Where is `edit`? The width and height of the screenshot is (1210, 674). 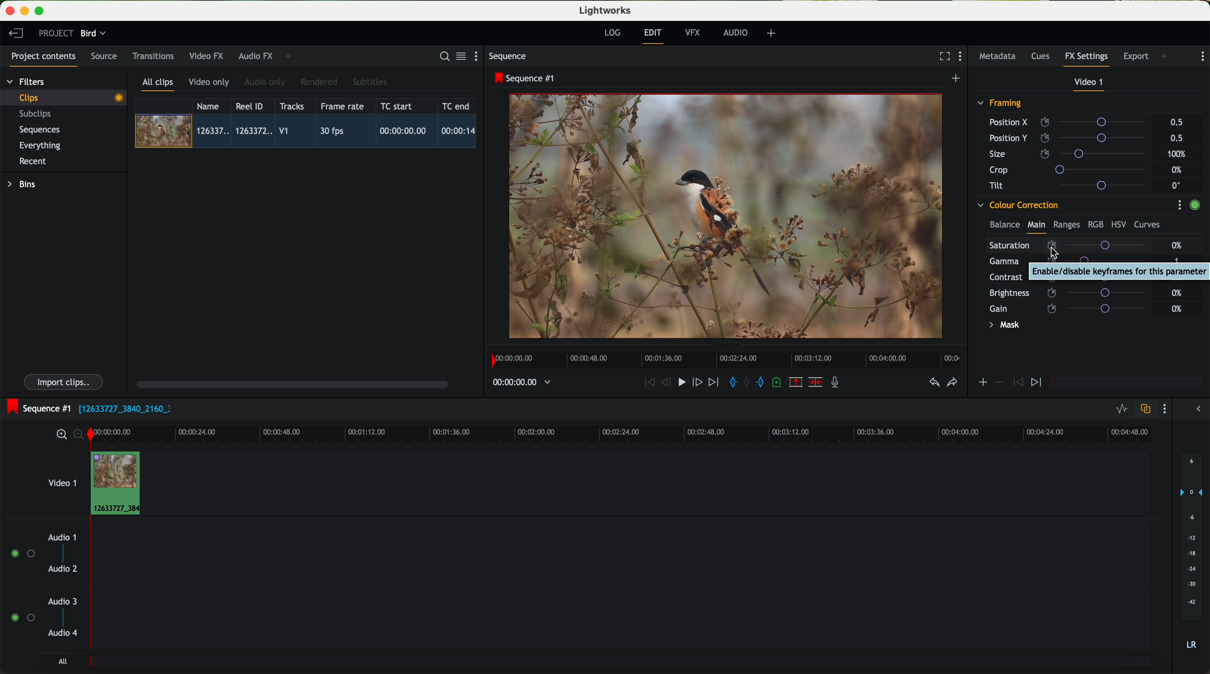 edit is located at coordinates (654, 35).